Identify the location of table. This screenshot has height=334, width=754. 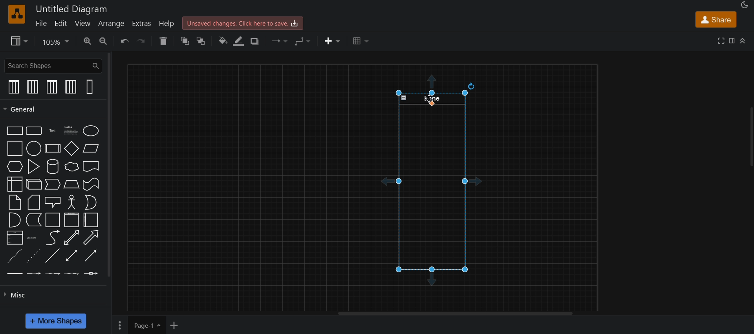
(359, 40).